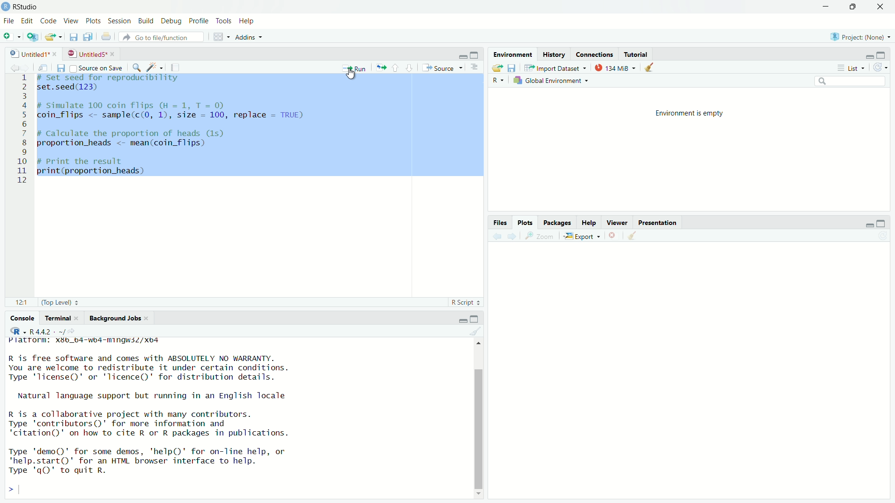 The width and height of the screenshot is (895, 503). Describe the element at coordinates (220, 37) in the screenshot. I see `workspace panes` at that location.